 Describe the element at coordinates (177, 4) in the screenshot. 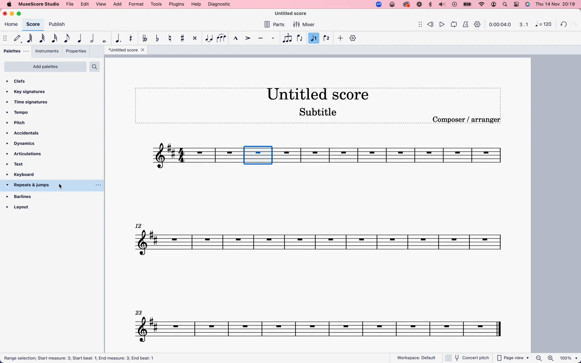

I see `plugins` at that location.